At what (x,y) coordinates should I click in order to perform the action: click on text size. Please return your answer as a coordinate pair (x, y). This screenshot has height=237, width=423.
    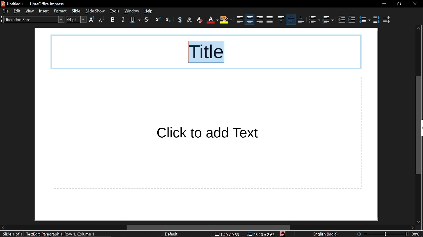
    Looking at the image, I should click on (76, 19).